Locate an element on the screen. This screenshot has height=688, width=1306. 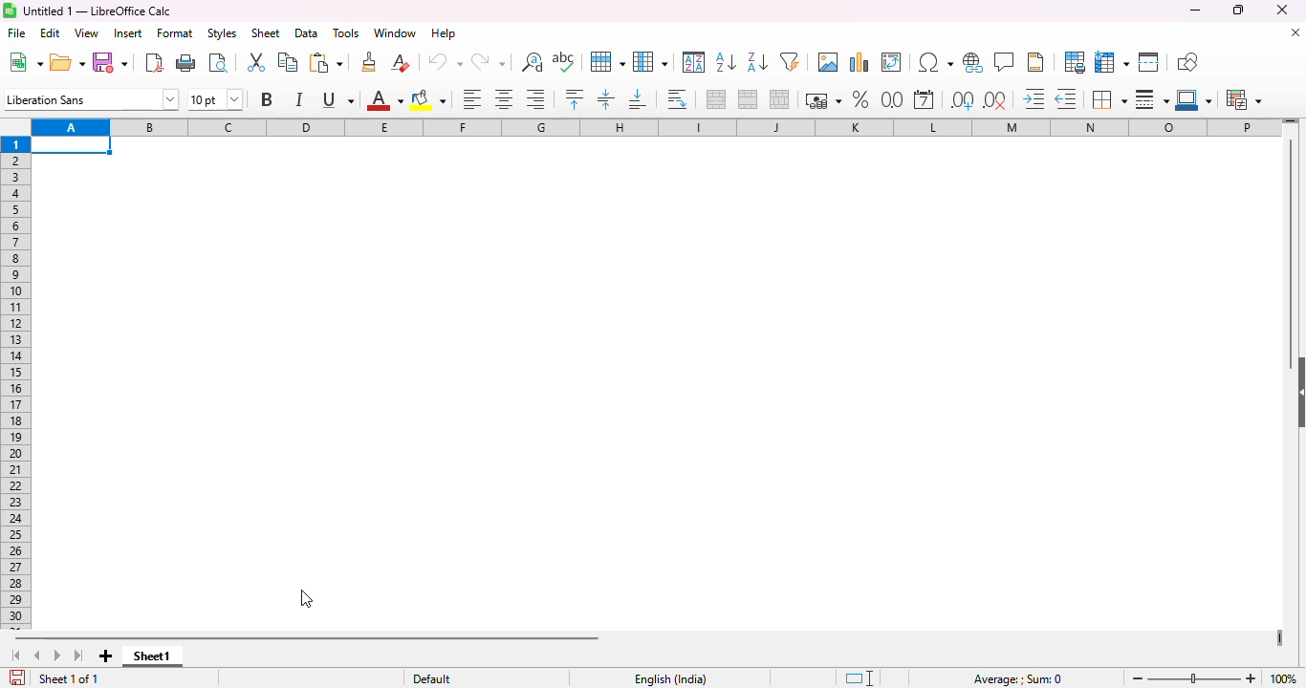
copy is located at coordinates (288, 62).